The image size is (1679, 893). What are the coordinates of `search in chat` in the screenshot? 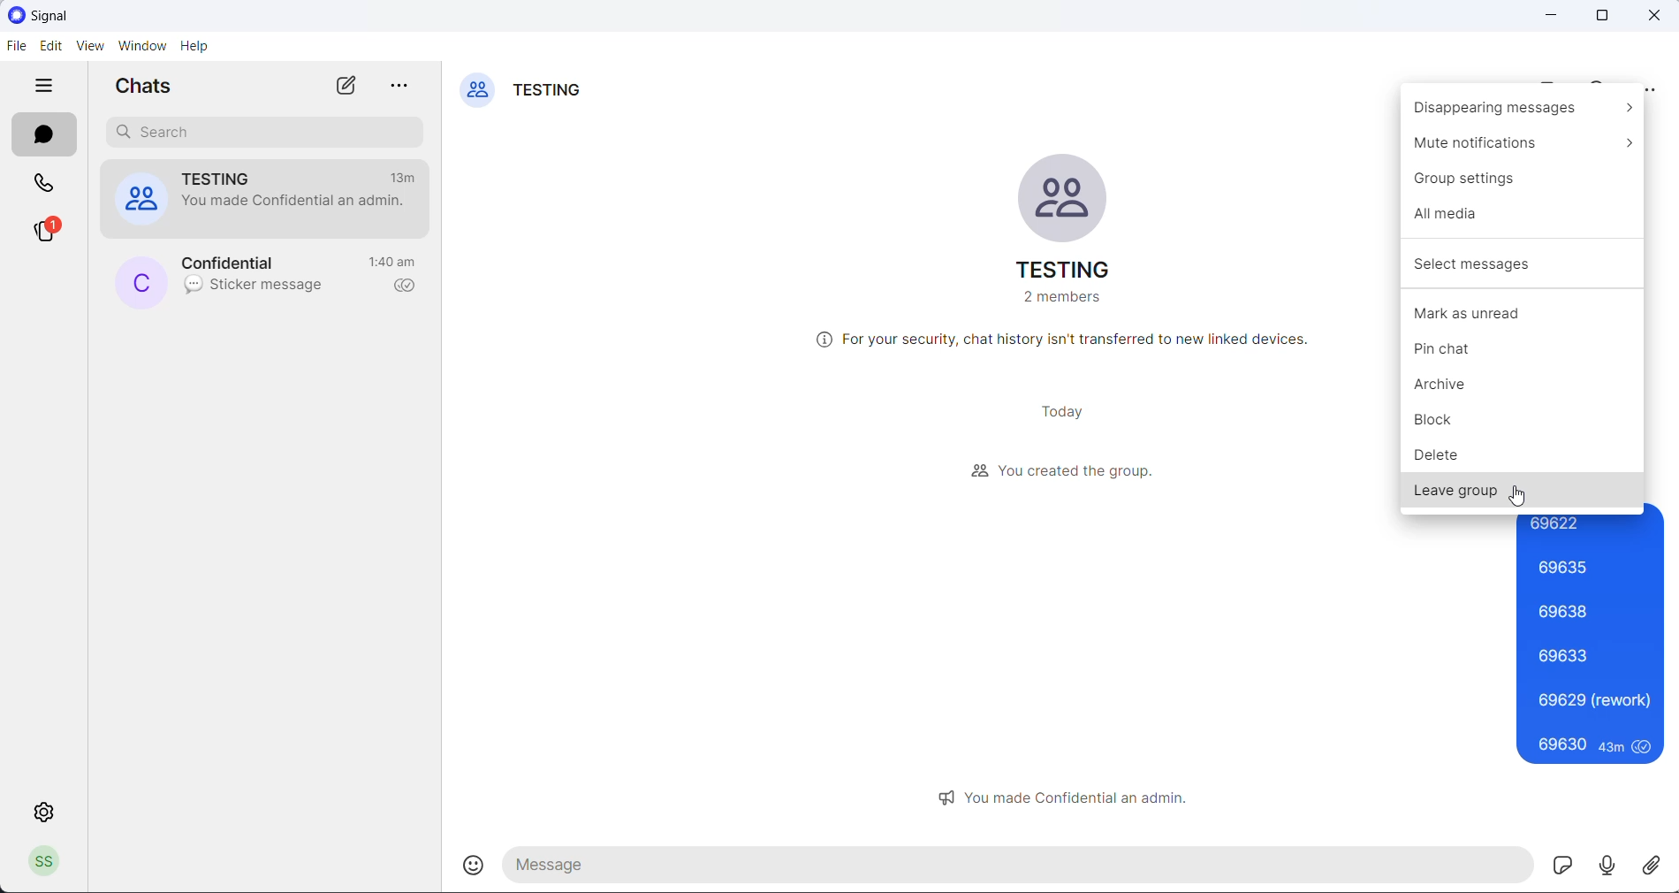 It's located at (1602, 80).